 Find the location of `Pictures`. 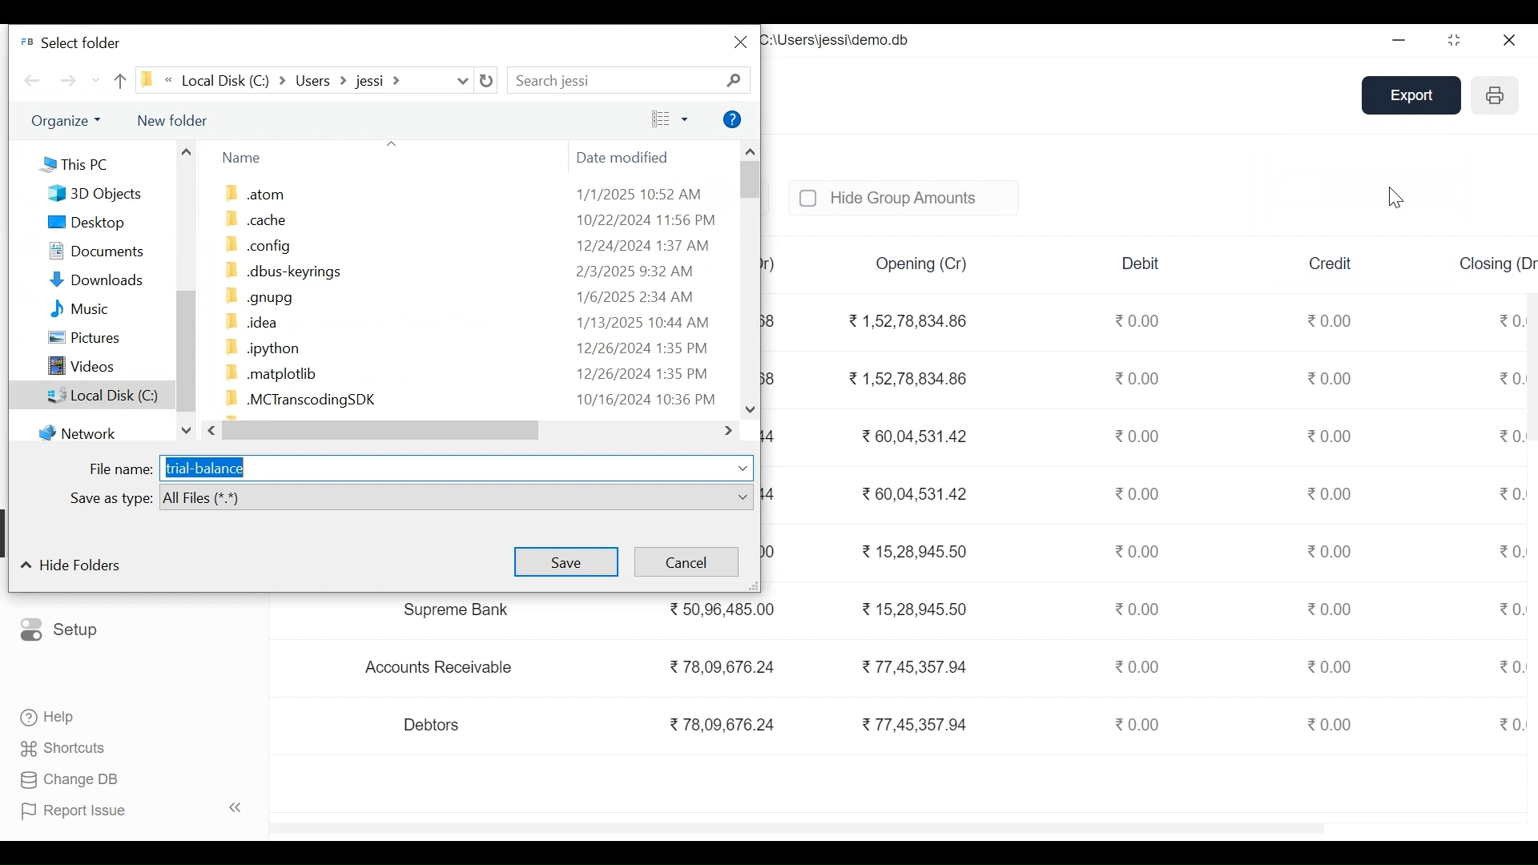

Pictures is located at coordinates (84, 336).